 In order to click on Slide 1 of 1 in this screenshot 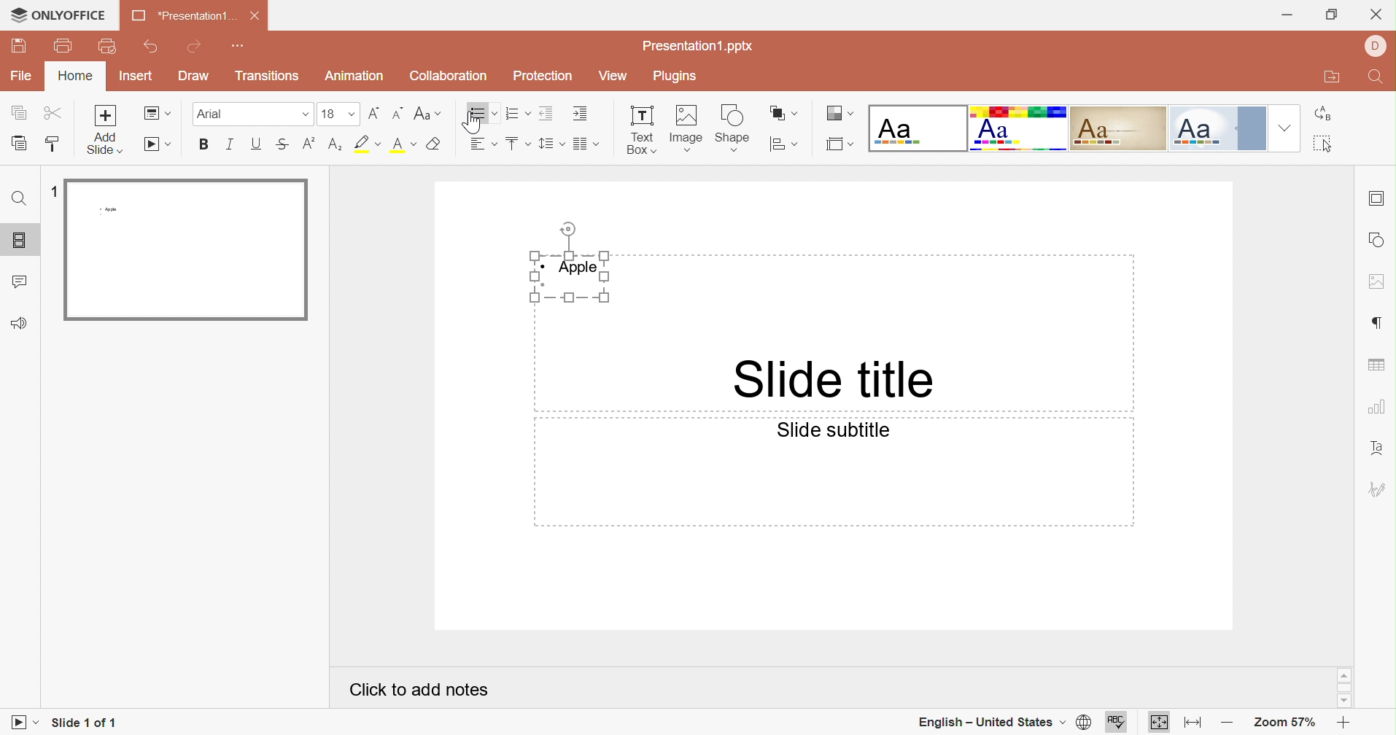, I will do `click(86, 720)`.